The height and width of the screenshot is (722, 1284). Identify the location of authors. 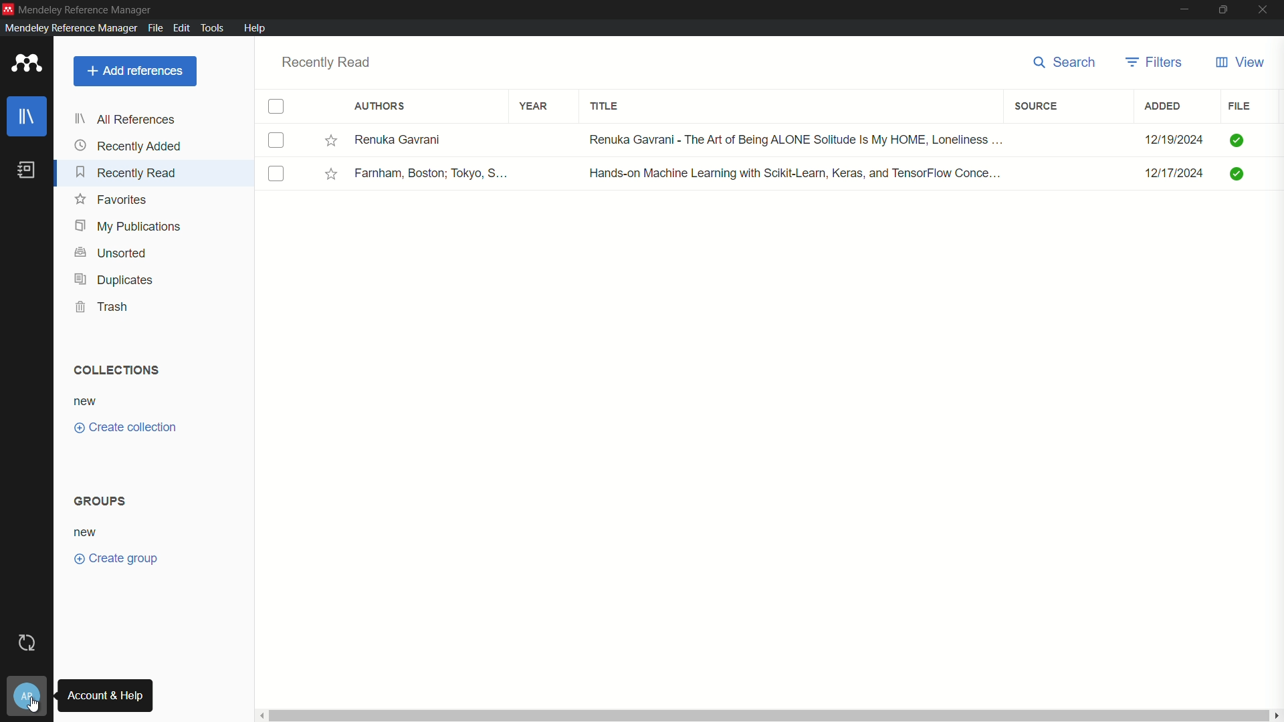
(381, 106).